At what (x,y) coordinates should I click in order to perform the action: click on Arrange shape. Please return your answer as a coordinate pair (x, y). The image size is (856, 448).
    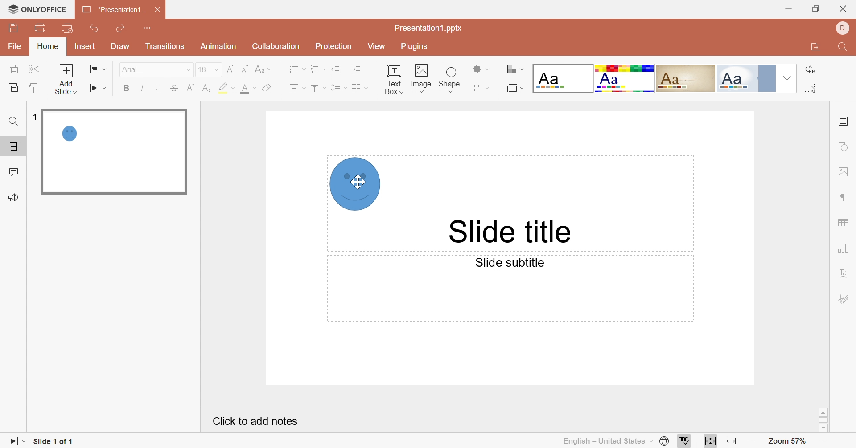
    Looking at the image, I should click on (481, 71).